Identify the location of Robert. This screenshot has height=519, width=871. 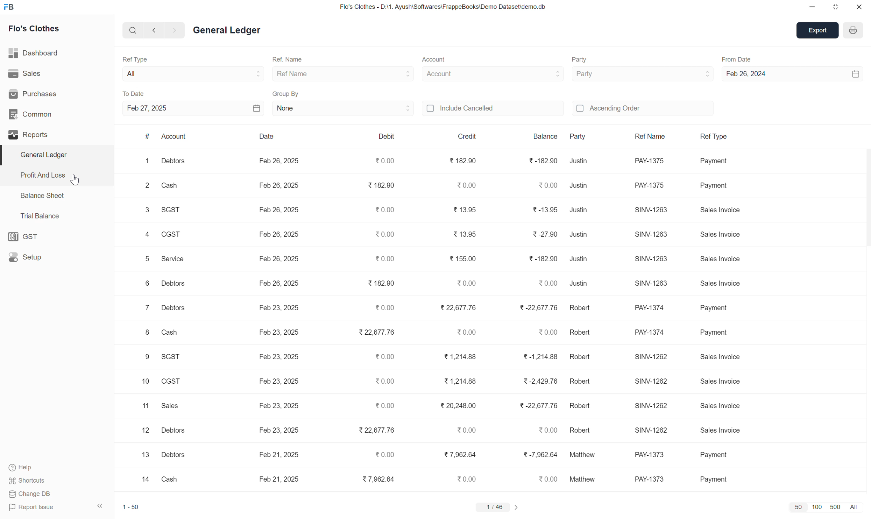
(583, 428).